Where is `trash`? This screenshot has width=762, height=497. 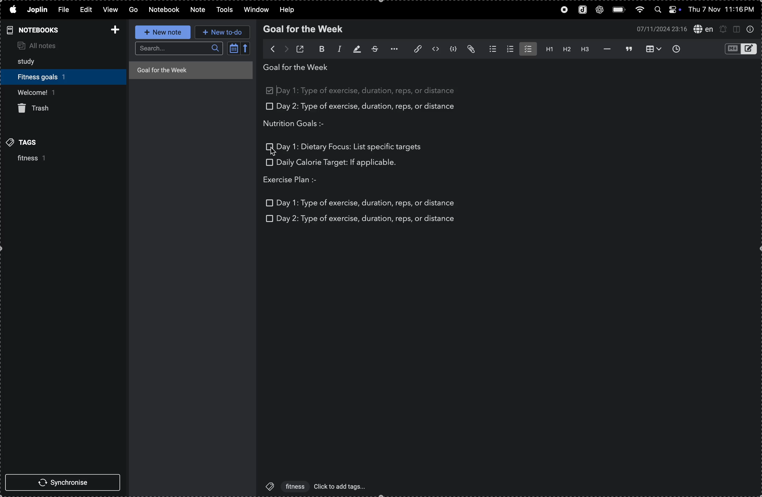 trash is located at coordinates (38, 109).